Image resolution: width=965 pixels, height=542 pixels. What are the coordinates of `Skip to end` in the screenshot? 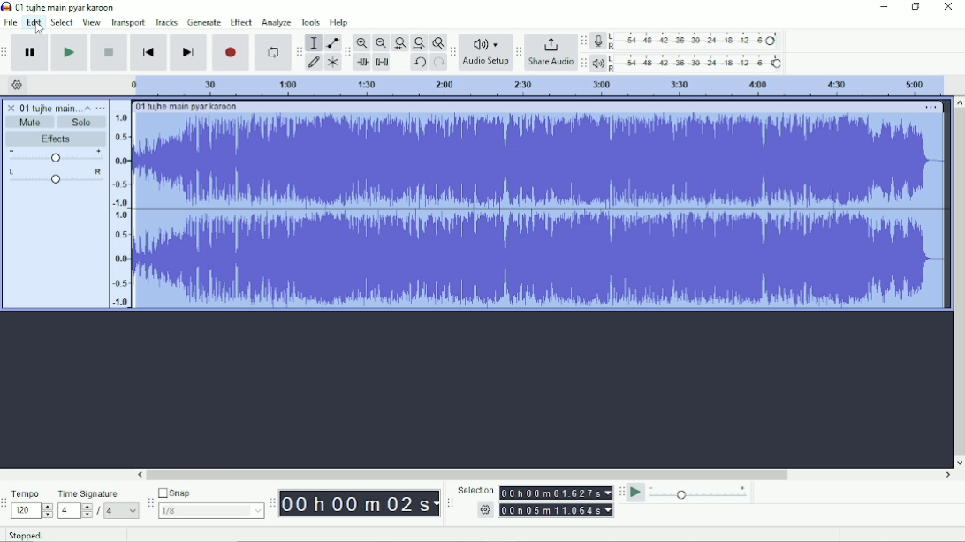 It's located at (188, 52).